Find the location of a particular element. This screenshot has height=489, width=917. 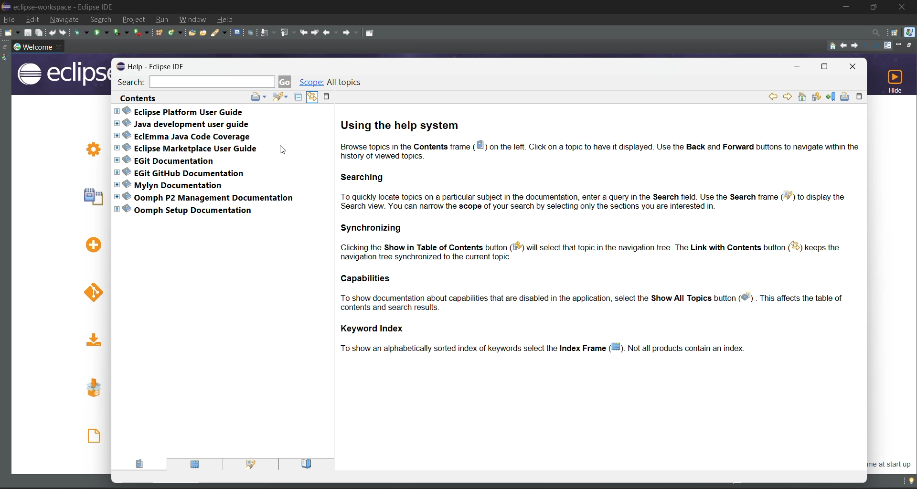

minimize is located at coordinates (901, 46).